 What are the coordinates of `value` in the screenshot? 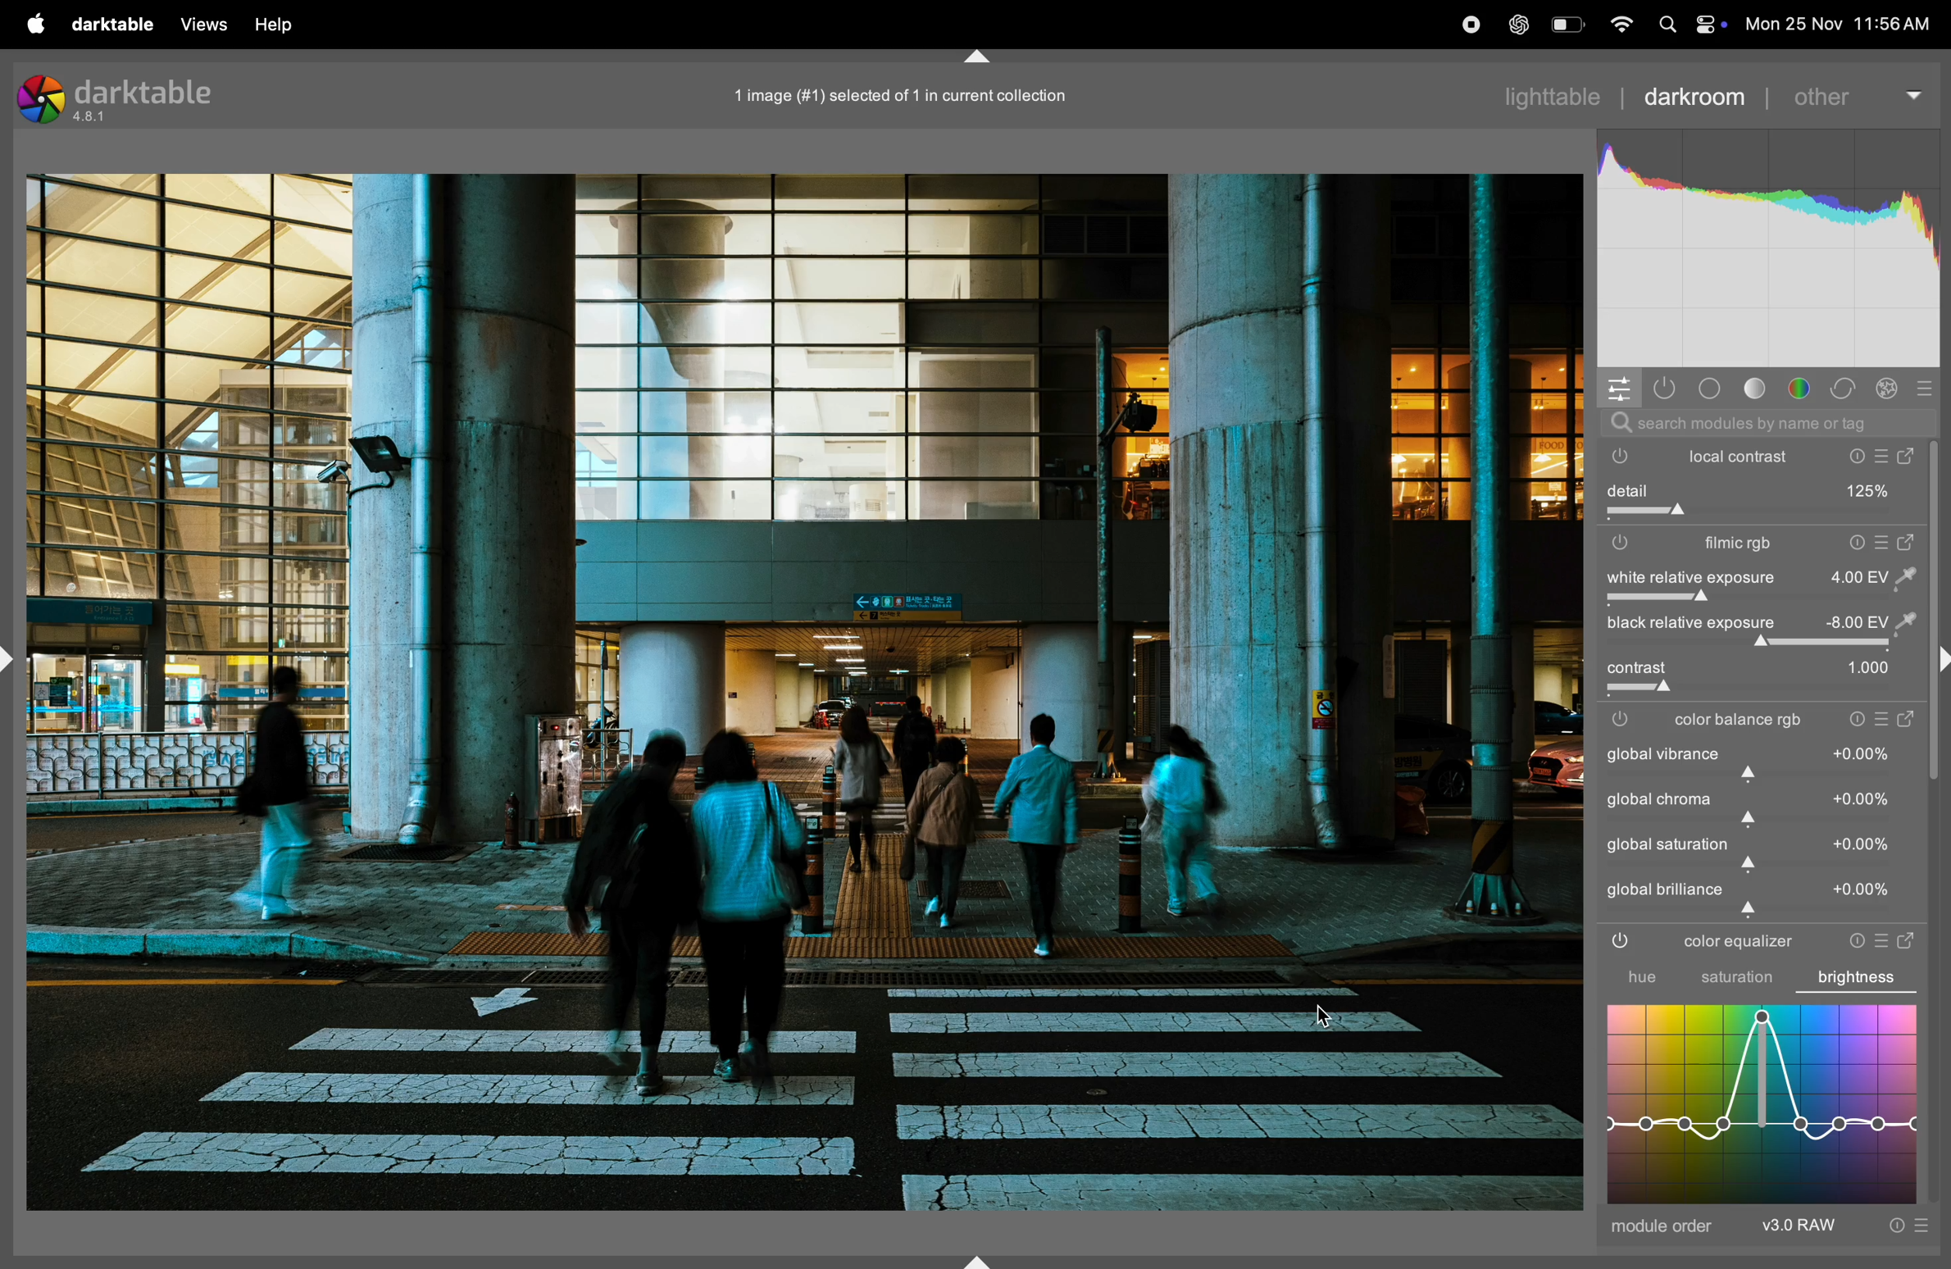 It's located at (1863, 890).